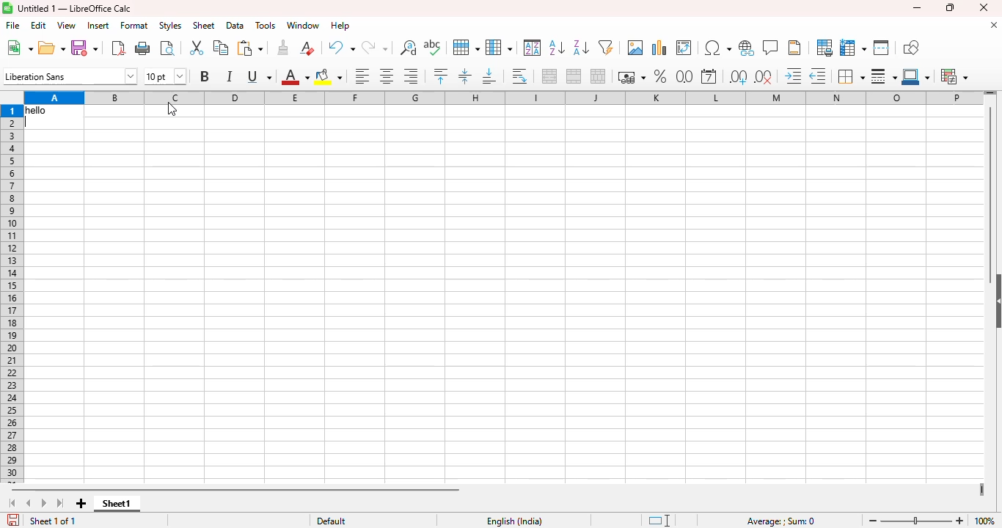 Image resolution: width=1002 pixels, height=528 pixels. Describe the element at coordinates (684, 48) in the screenshot. I see `insert or edit pivot table` at that location.